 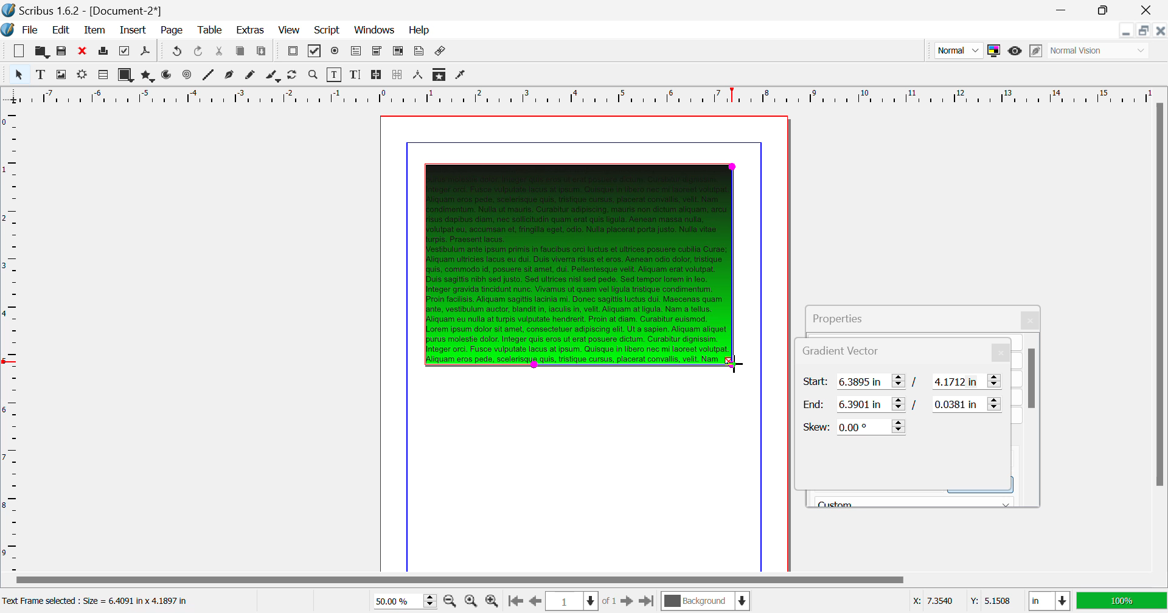 I want to click on Scroll Bar, so click(x=583, y=581).